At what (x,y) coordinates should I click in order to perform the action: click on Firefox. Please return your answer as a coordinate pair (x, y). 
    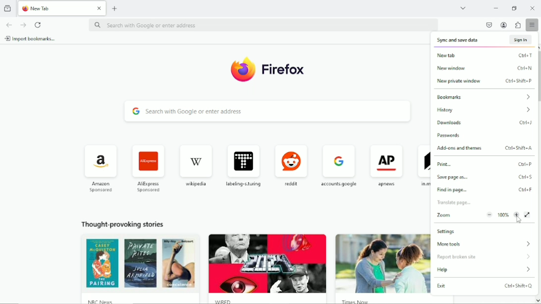
    Looking at the image, I should click on (288, 69).